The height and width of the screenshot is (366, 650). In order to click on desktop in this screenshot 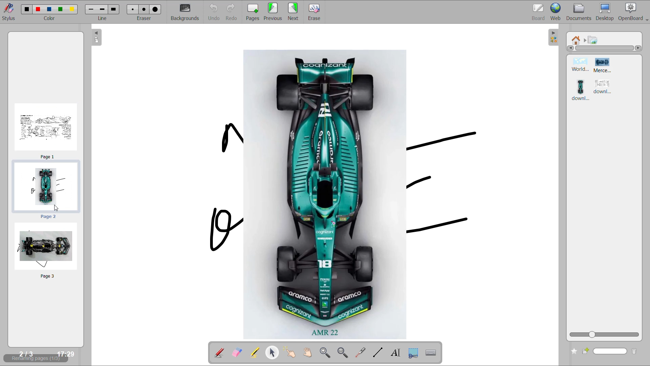, I will do `click(606, 13)`.